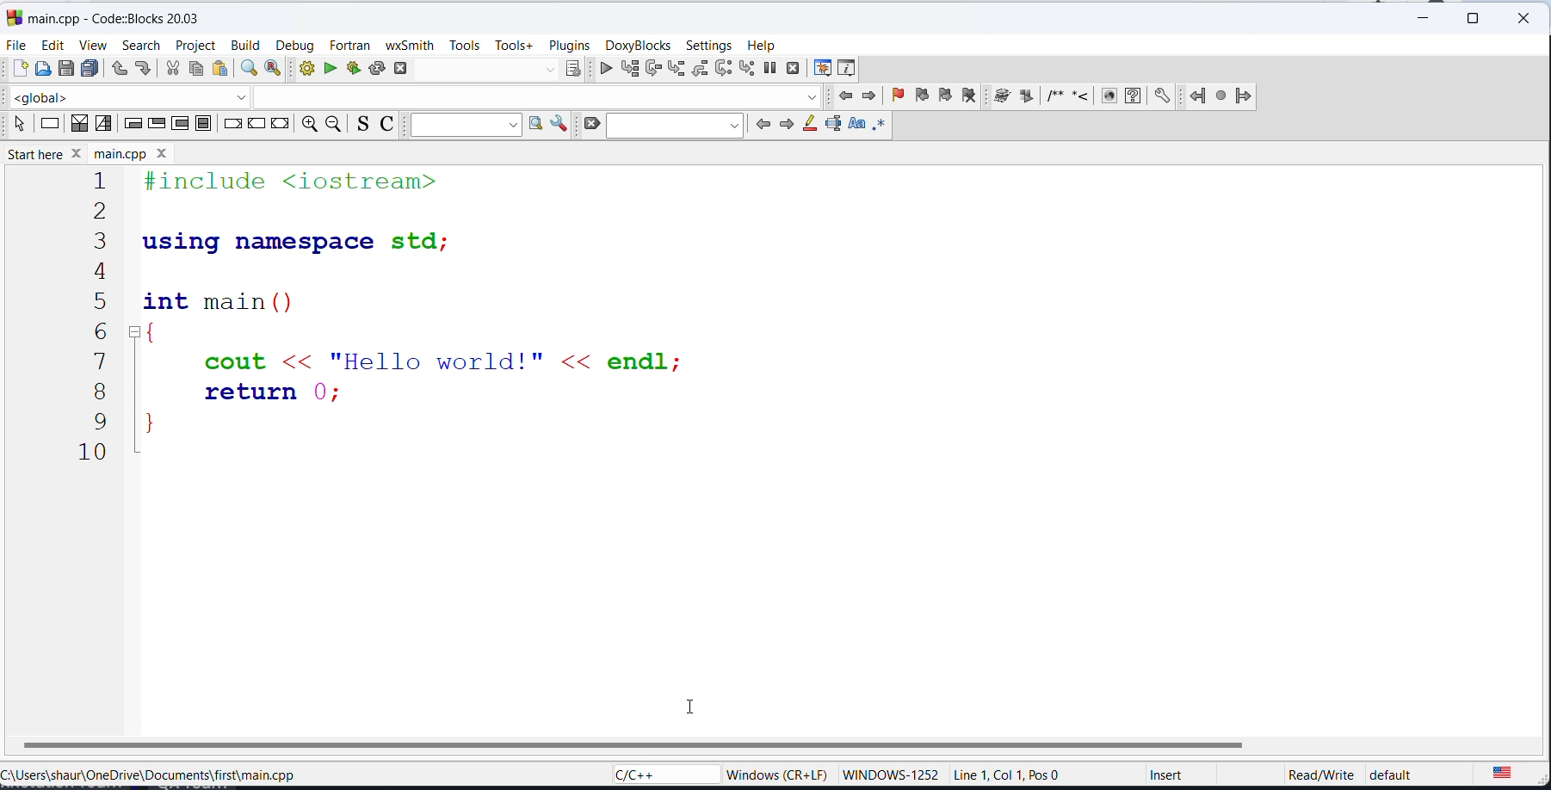  I want to click on close, so click(1419, 19).